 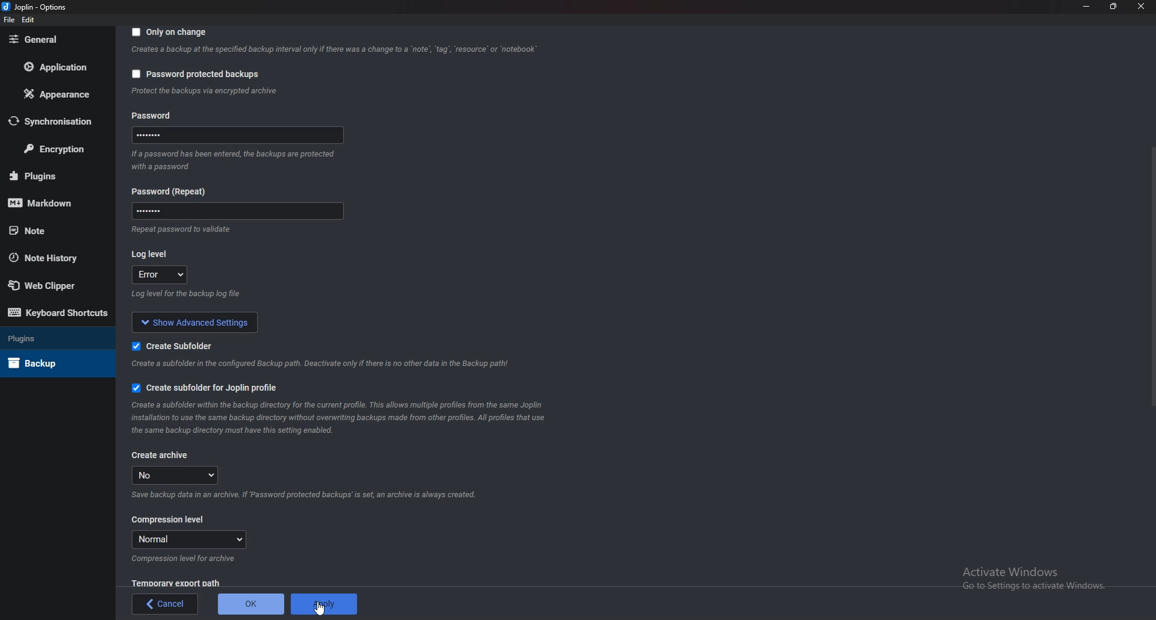 What do you see at coordinates (216, 386) in the screenshot?
I see `Create subfolder for joplin profile` at bounding box center [216, 386].